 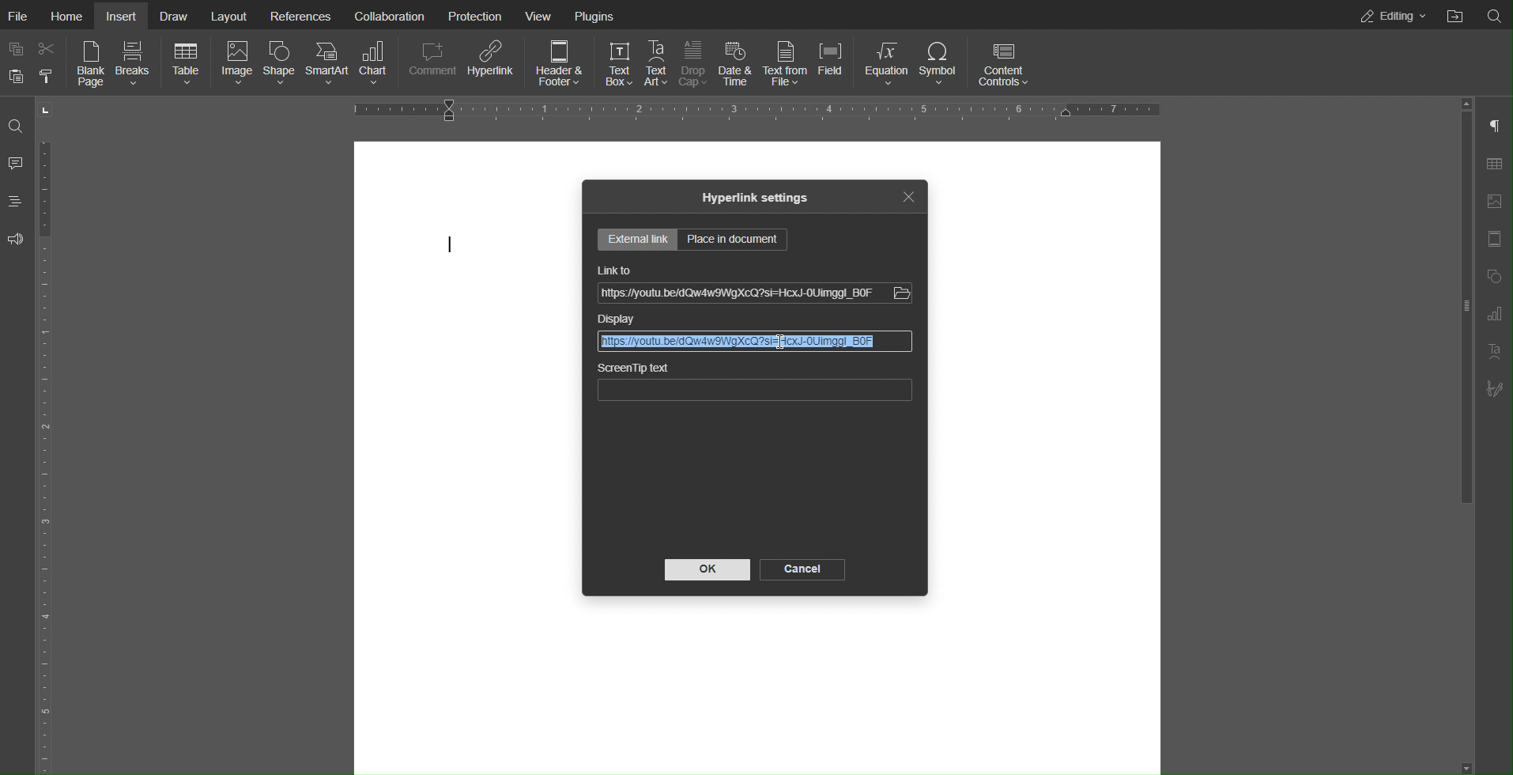 What do you see at coordinates (429, 63) in the screenshot?
I see `Comment` at bounding box center [429, 63].